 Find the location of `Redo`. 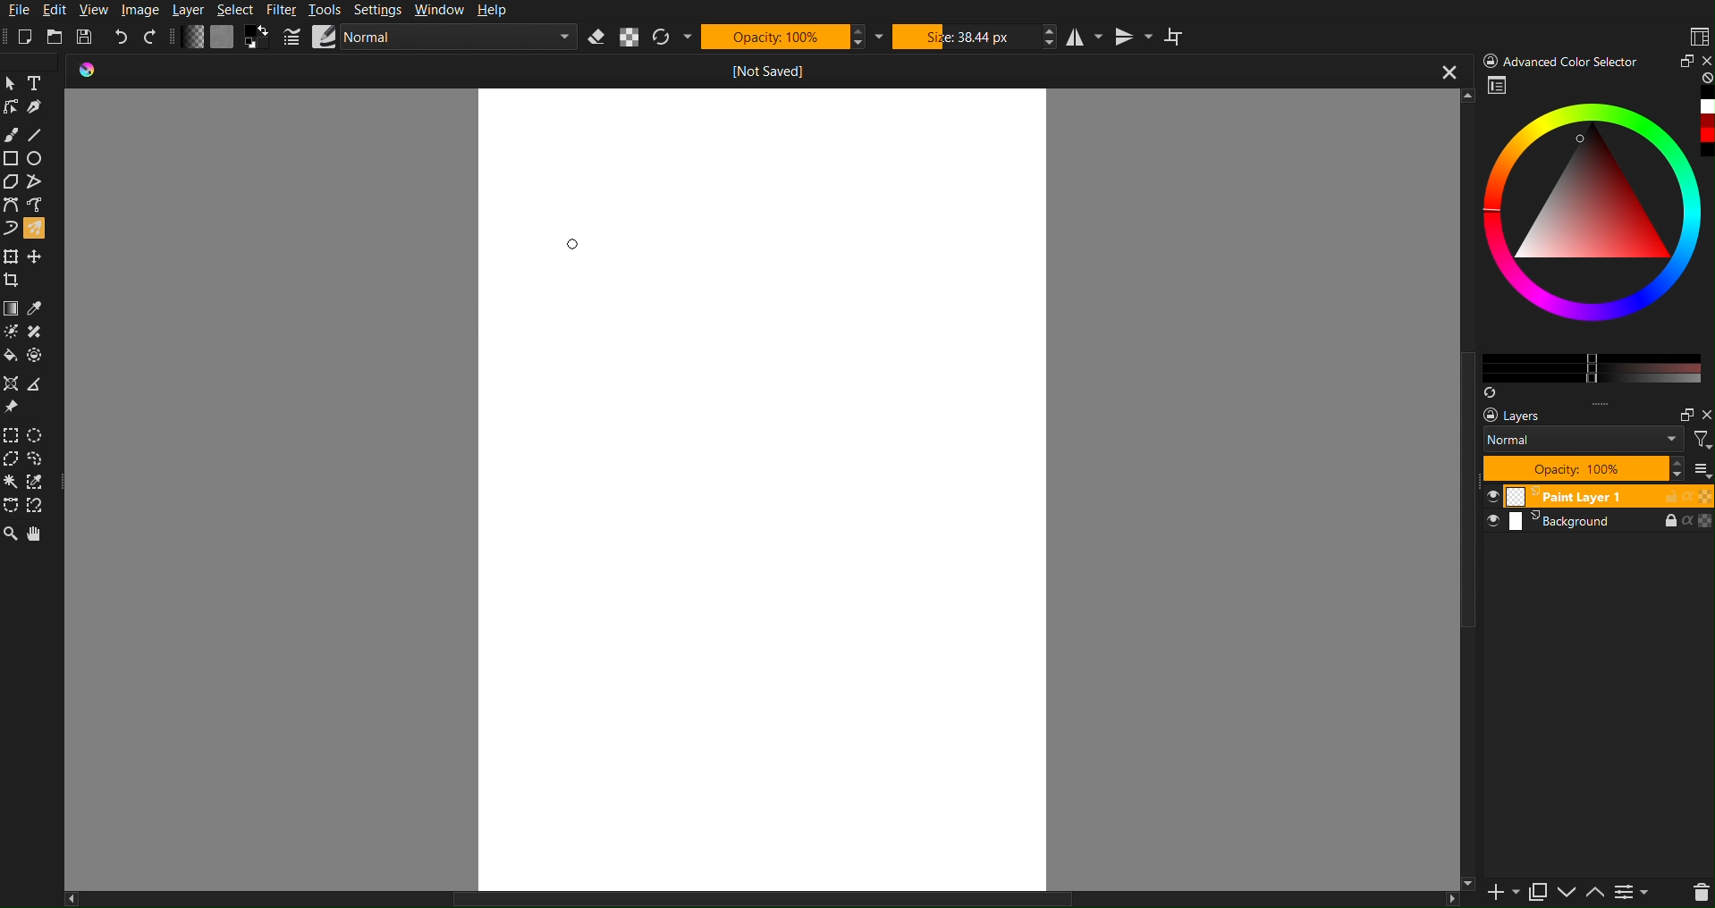

Redo is located at coordinates (151, 38).